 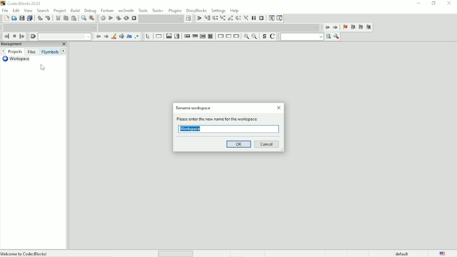 I want to click on Paste, so click(x=74, y=18).